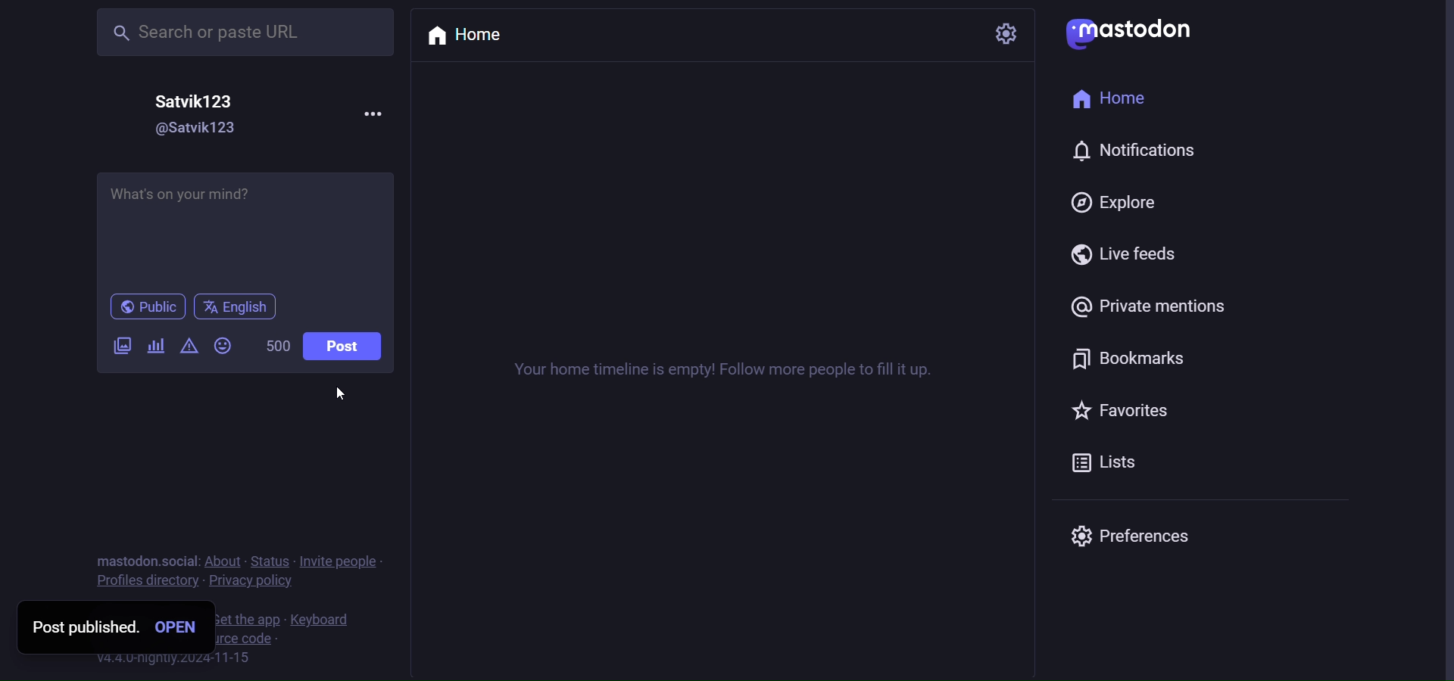 The image size is (1454, 681). I want to click on lists, so click(1117, 466).